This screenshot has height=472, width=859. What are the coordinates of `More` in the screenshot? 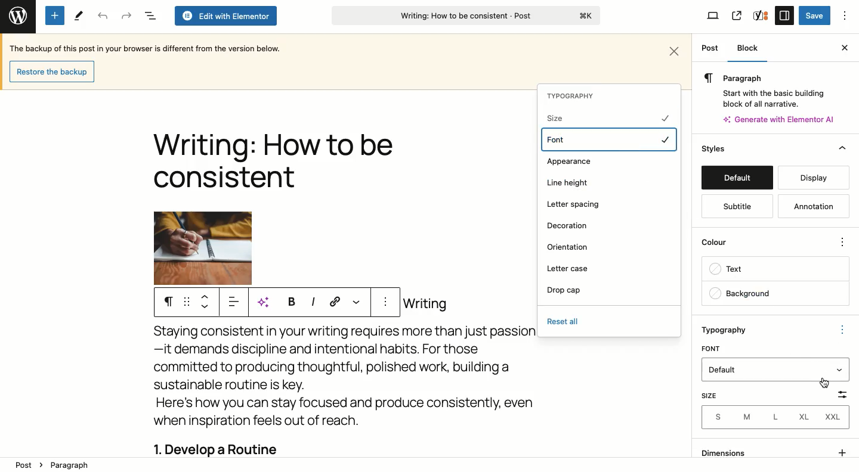 It's located at (356, 301).